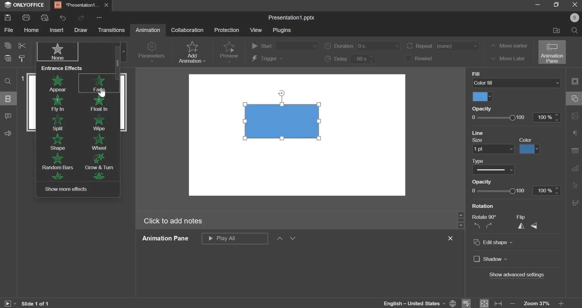 The image size is (582, 308). What do you see at coordinates (574, 149) in the screenshot?
I see `Animation Pane` at bounding box center [574, 149].